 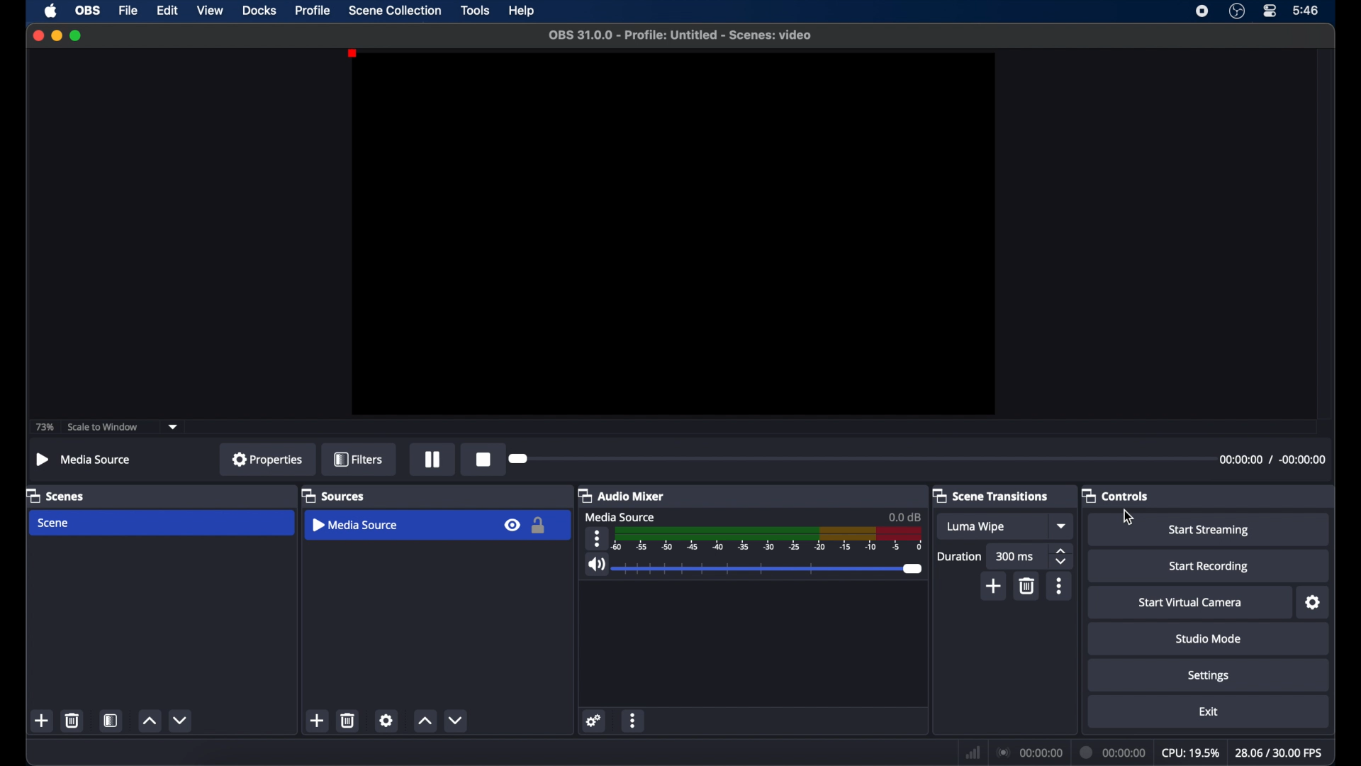 I want to click on apple icon, so click(x=50, y=11).